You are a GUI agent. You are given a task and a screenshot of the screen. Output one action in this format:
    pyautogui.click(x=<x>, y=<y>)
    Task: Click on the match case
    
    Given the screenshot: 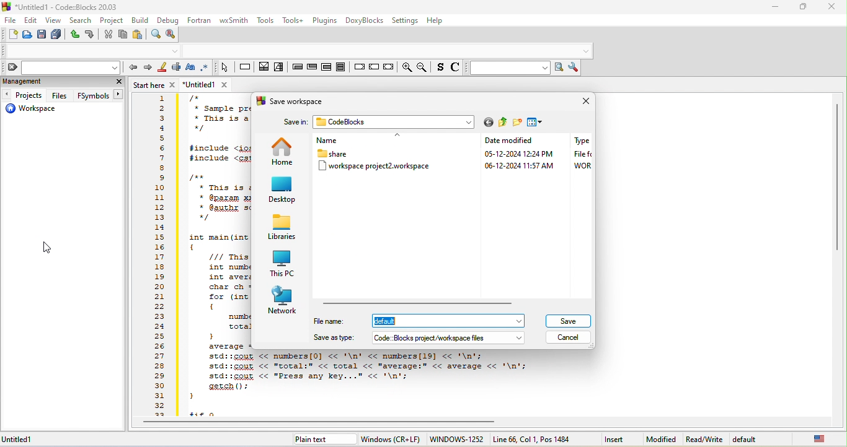 What is the action you would take?
    pyautogui.click(x=192, y=69)
    